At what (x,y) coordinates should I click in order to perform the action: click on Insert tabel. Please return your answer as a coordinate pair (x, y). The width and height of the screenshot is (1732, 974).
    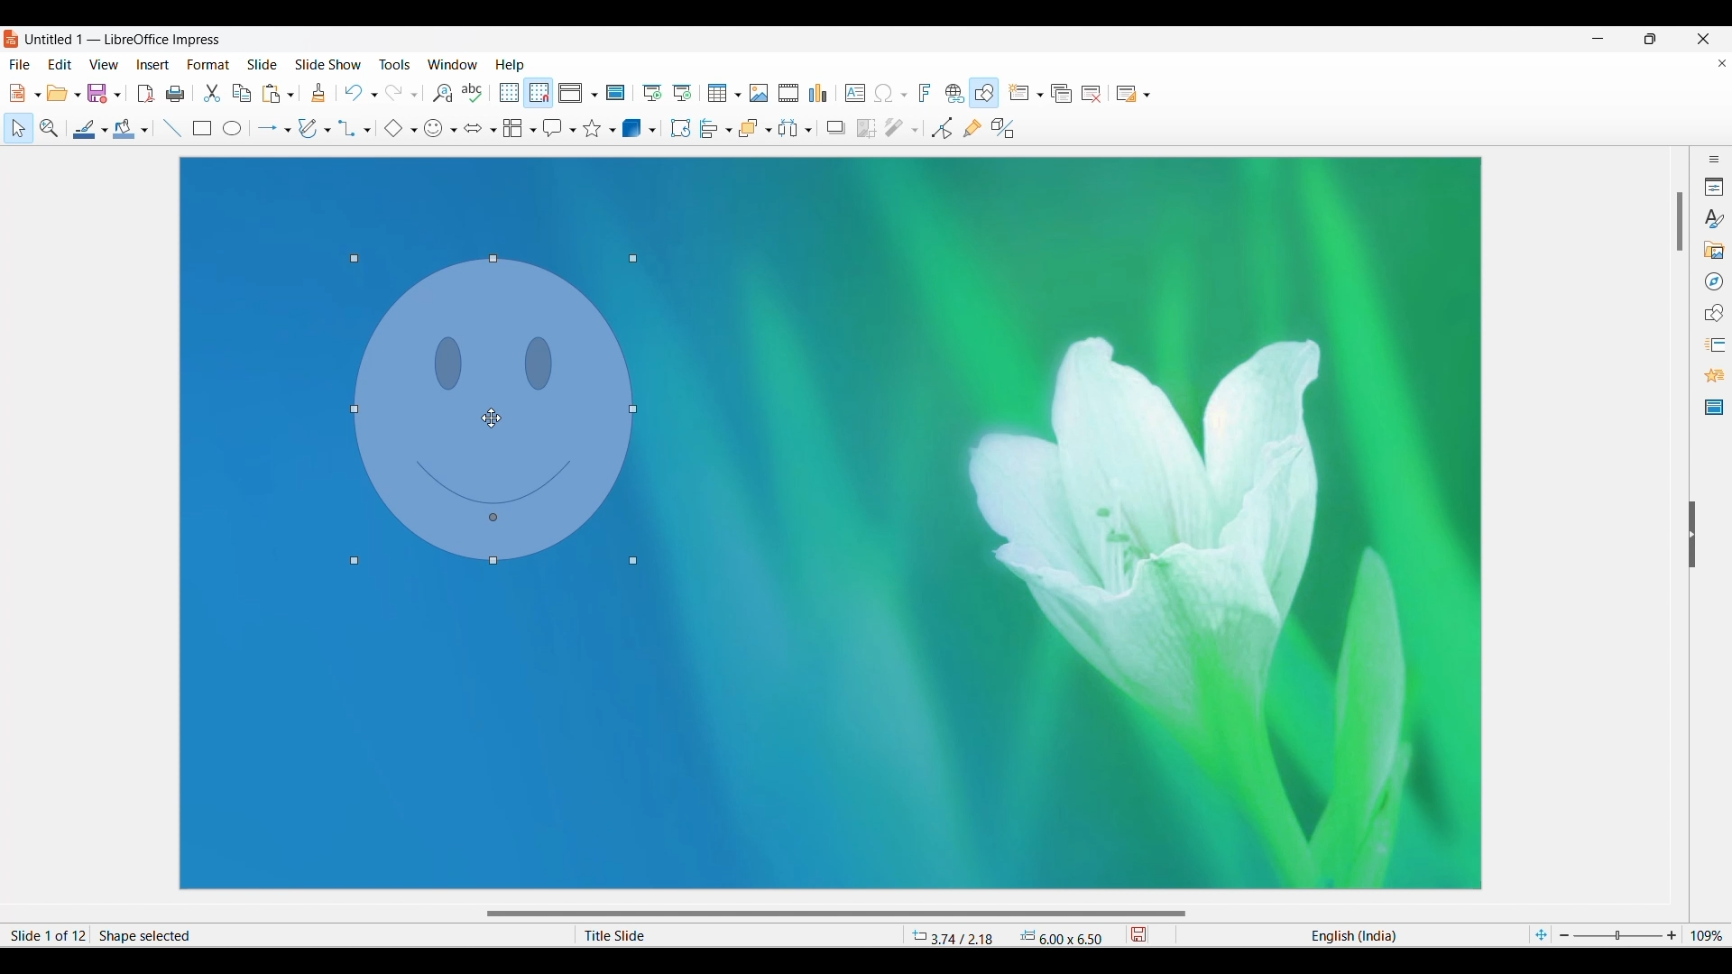
    Looking at the image, I should click on (724, 93).